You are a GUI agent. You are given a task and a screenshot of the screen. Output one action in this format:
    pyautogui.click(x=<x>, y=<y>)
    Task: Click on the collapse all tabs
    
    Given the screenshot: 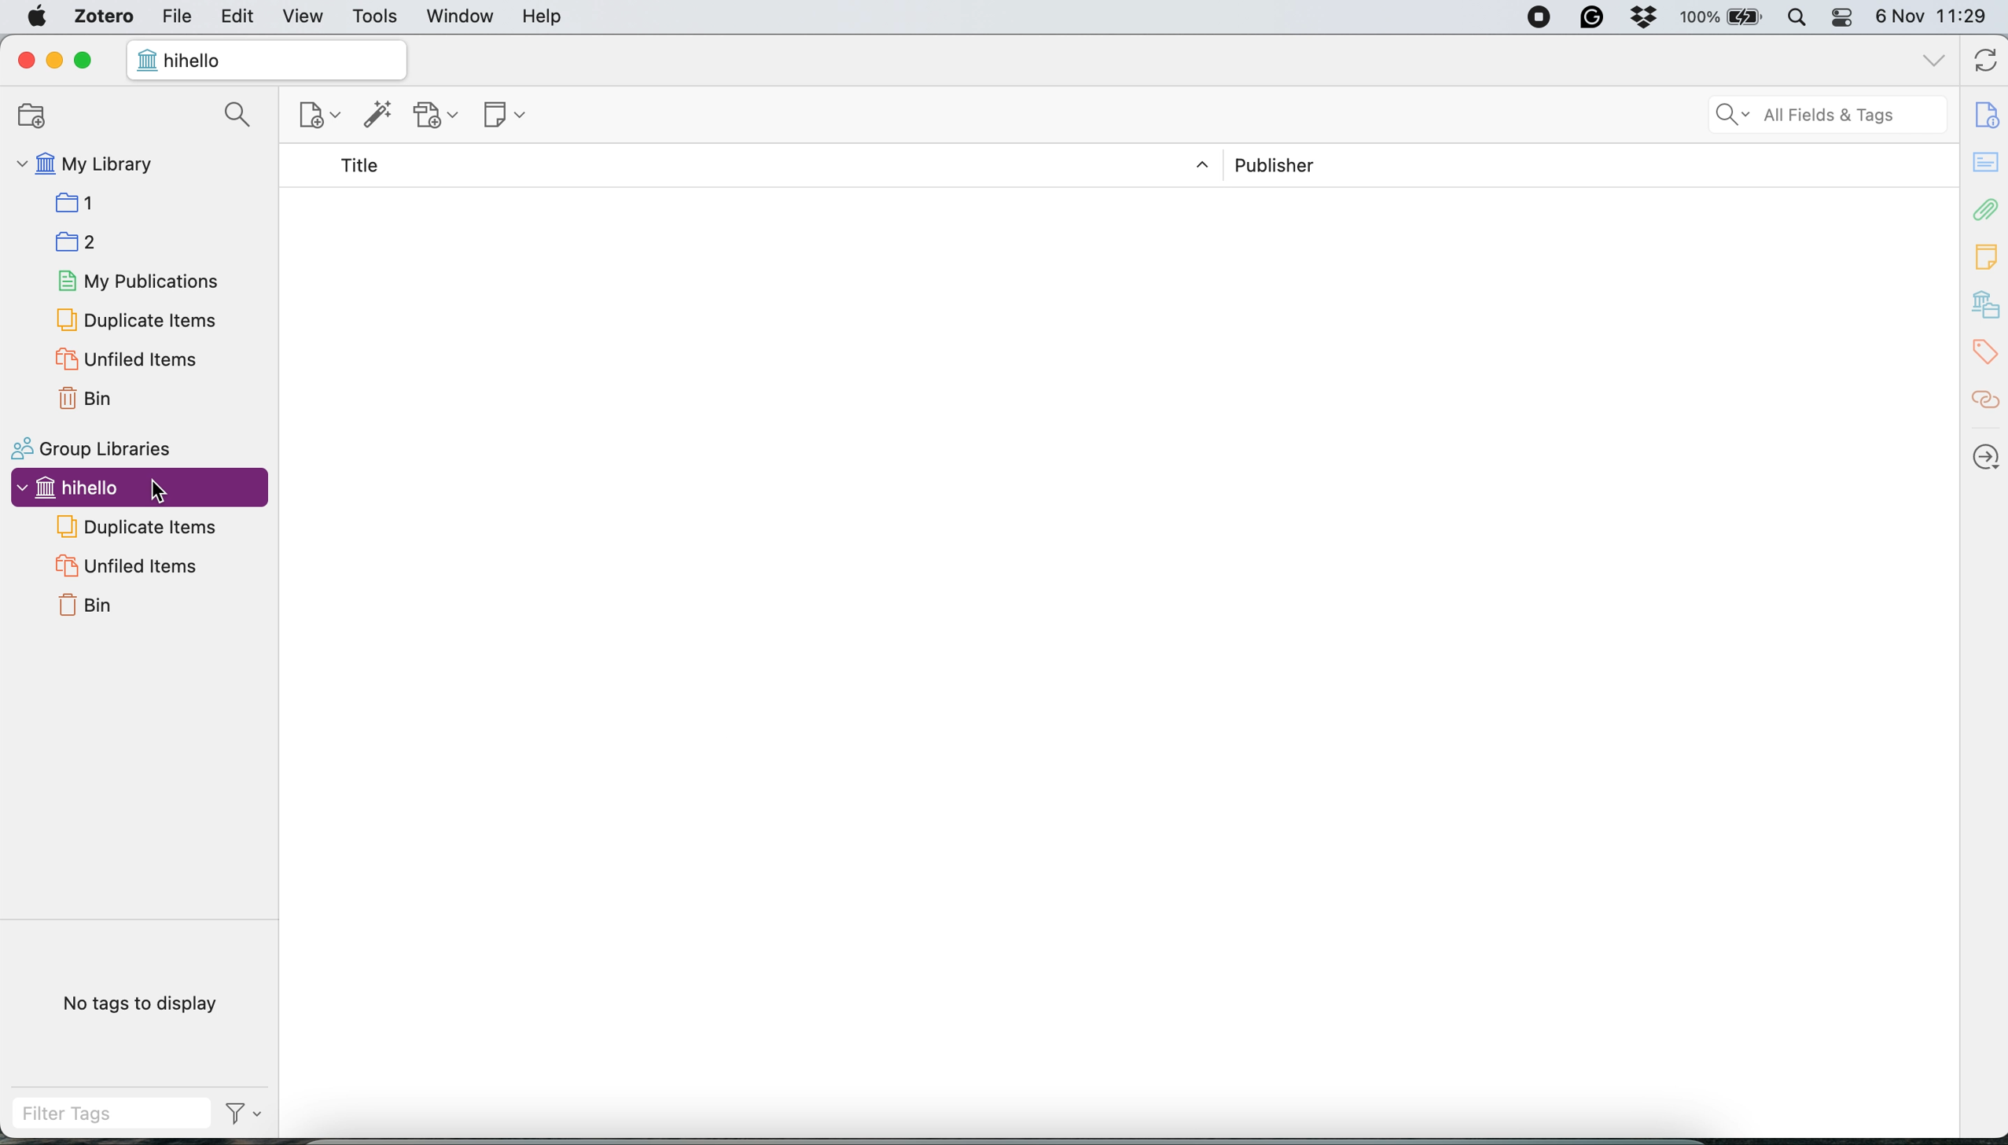 What is the action you would take?
    pyautogui.click(x=1932, y=59)
    